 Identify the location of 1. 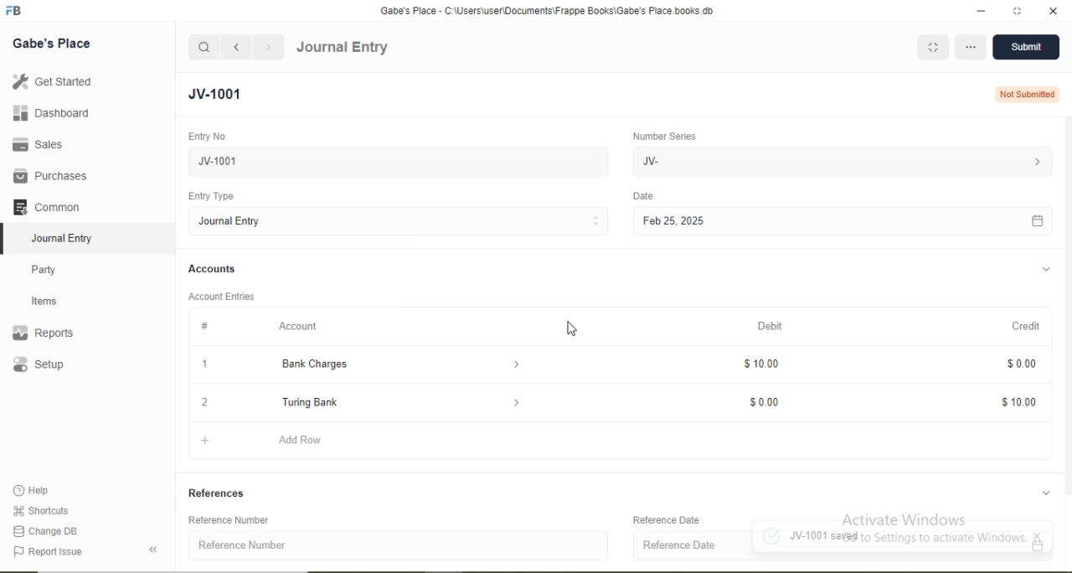
(203, 364).